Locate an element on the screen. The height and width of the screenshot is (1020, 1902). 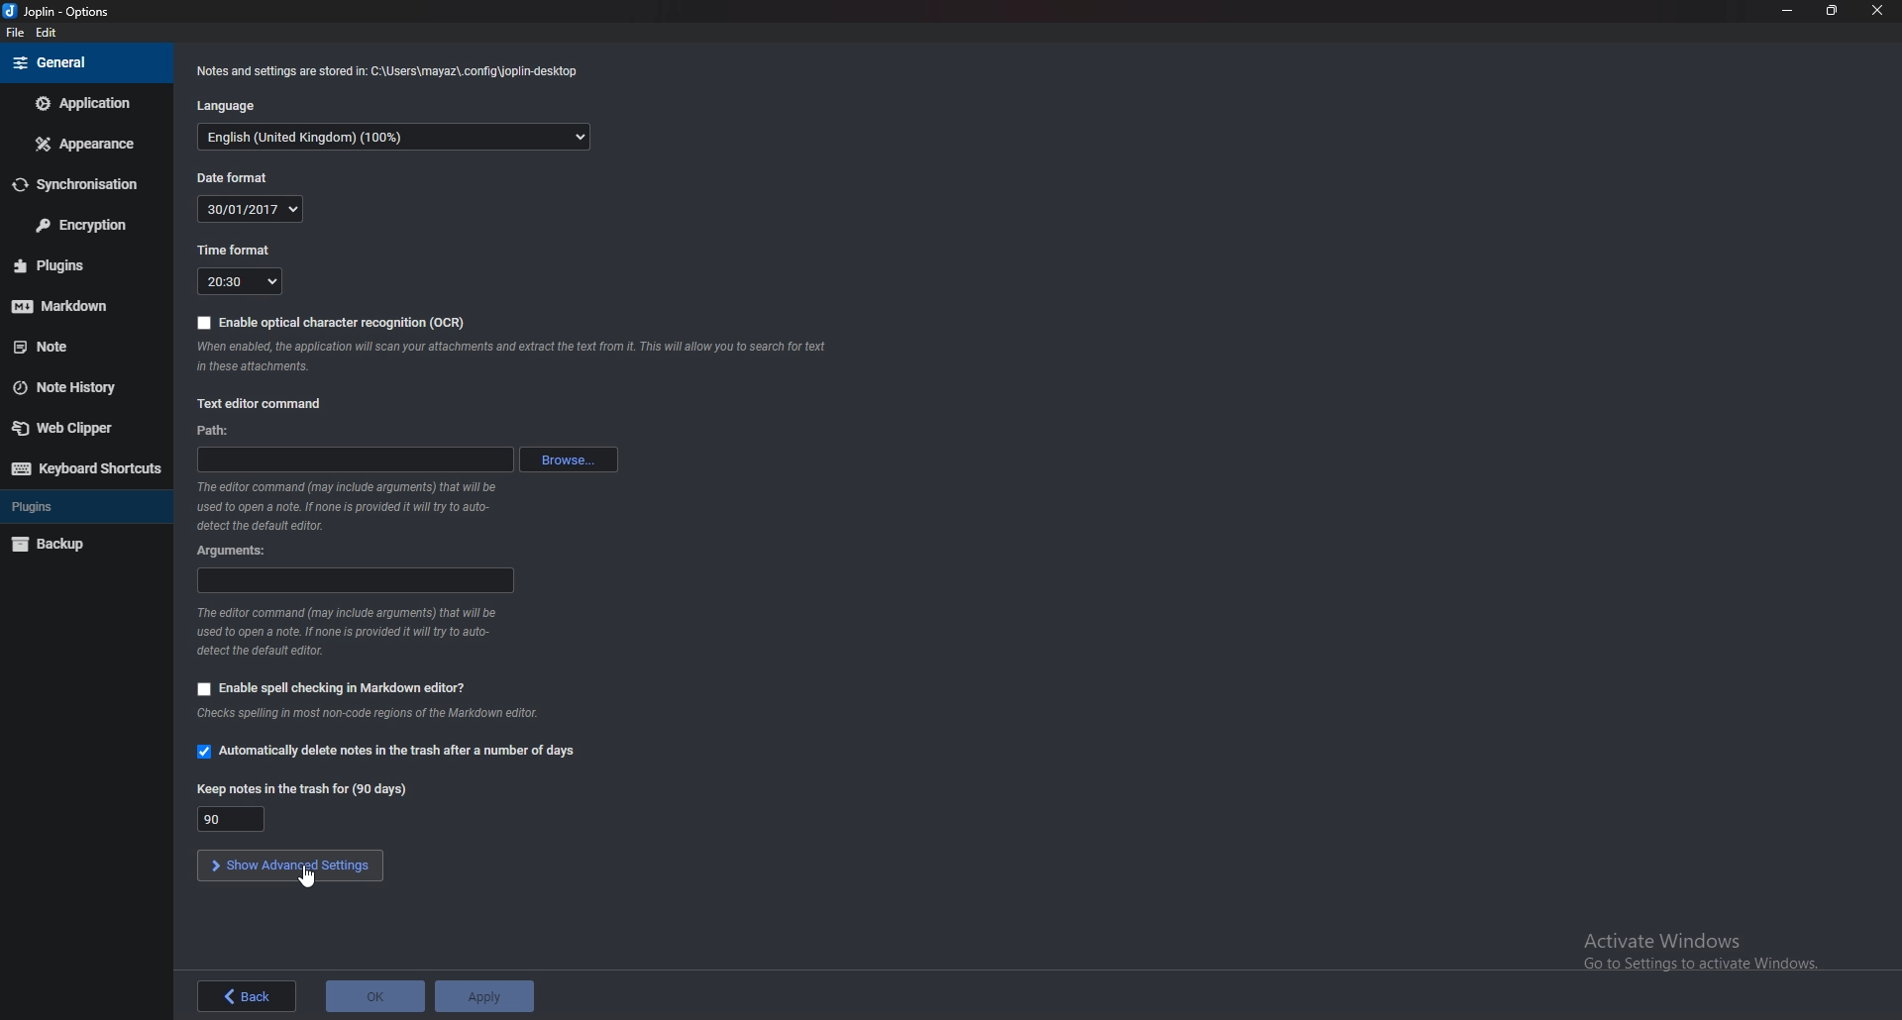
Minimize is located at coordinates (1789, 12).